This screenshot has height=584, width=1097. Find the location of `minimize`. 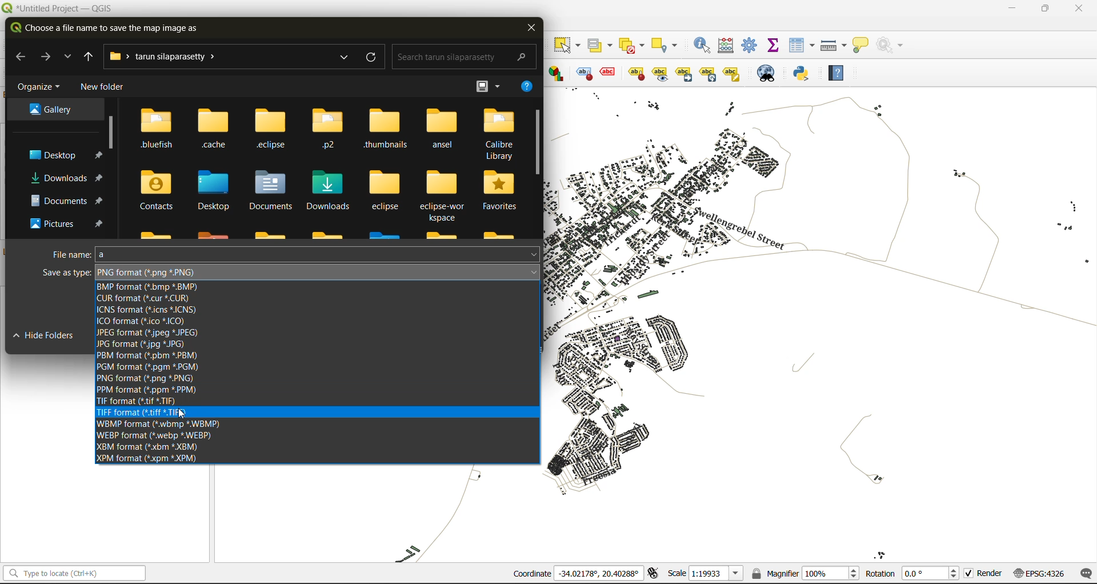

minimize is located at coordinates (1011, 9).